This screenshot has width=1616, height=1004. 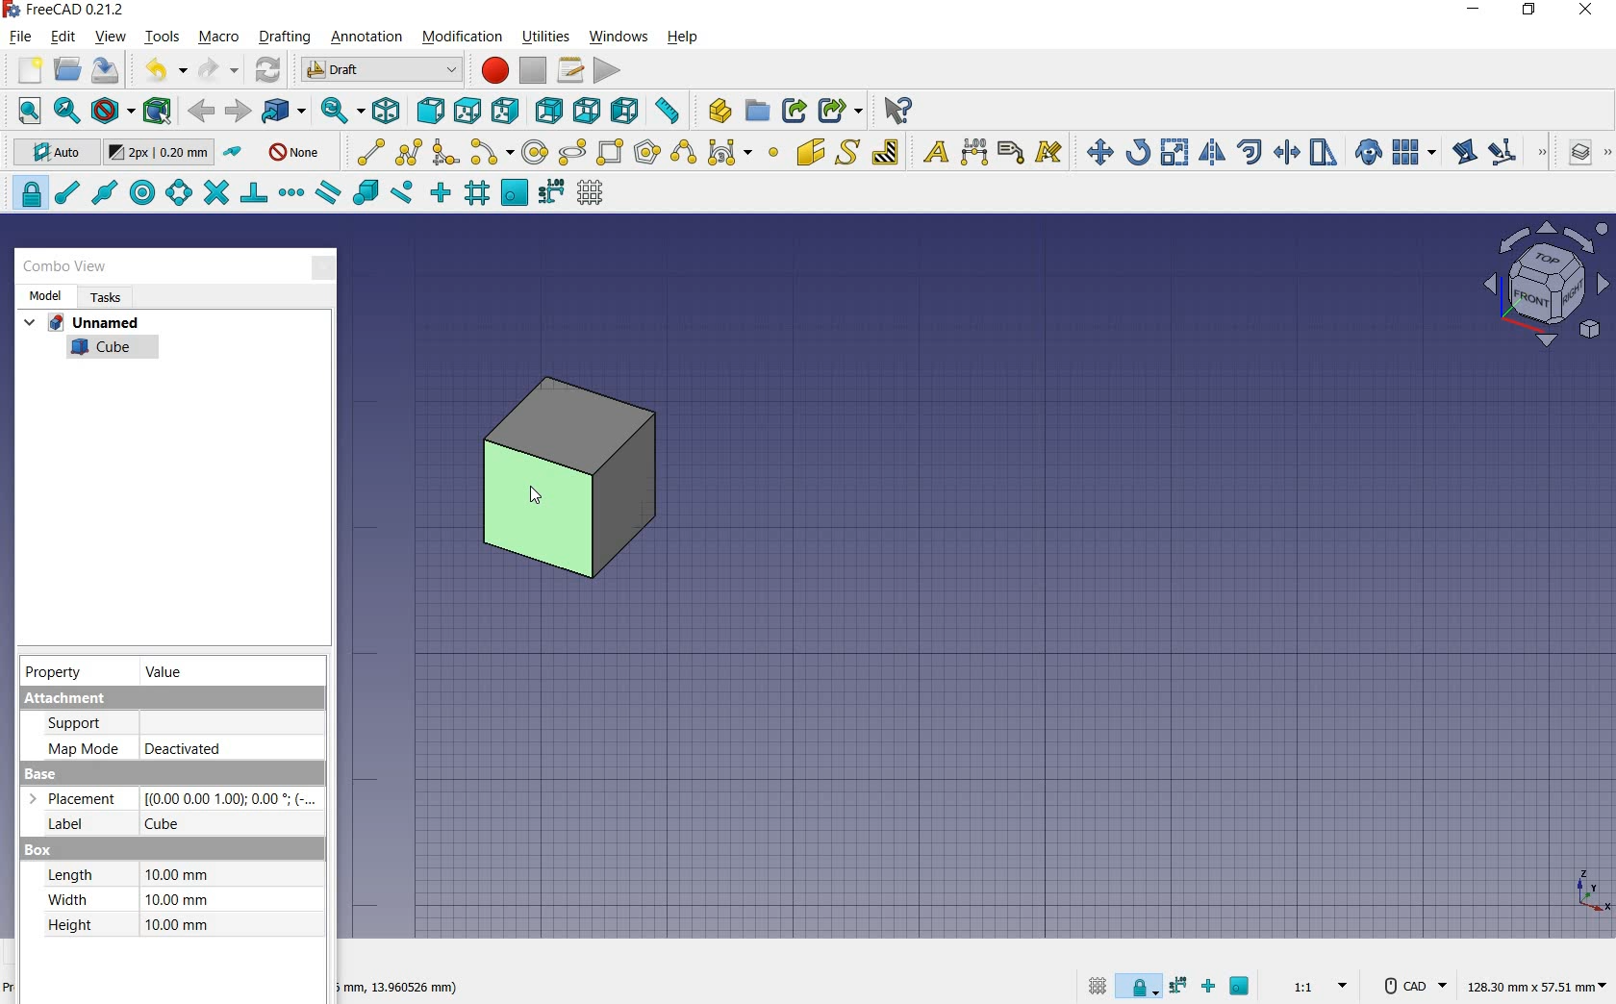 What do you see at coordinates (773, 154) in the screenshot?
I see `point` at bounding box center [773, 154].